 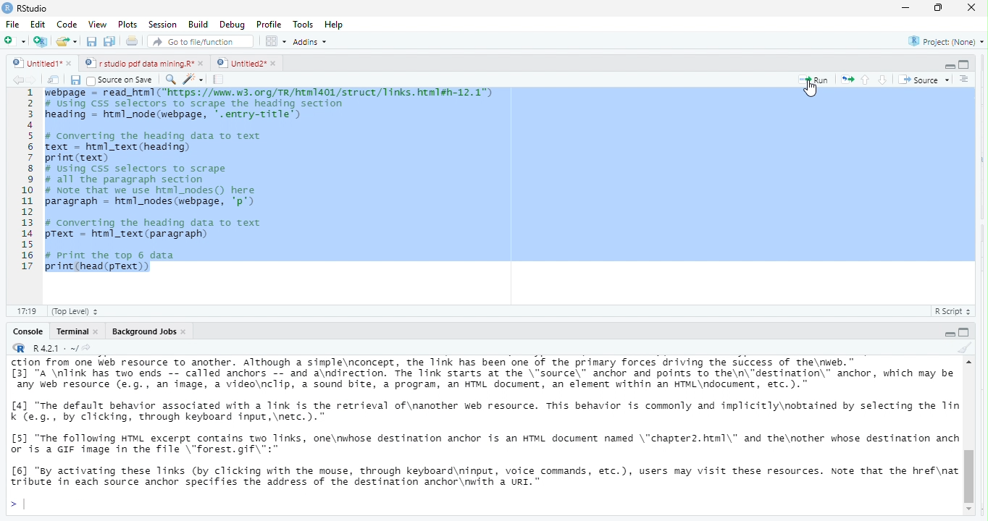 I want to click on hide r script, so click(x=949, y=334).